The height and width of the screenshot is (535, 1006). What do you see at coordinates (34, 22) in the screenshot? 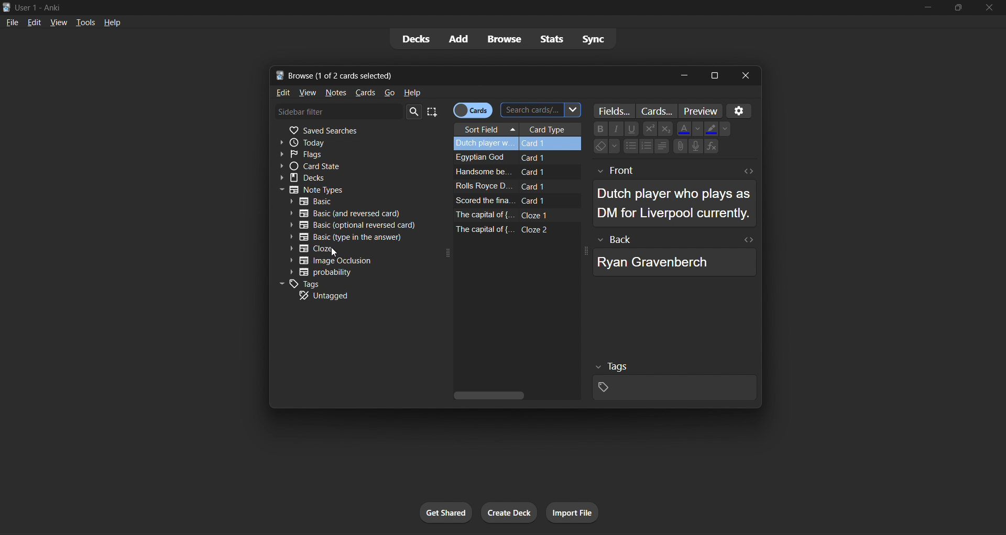
I see `edit` at bounding box center [34, 22].